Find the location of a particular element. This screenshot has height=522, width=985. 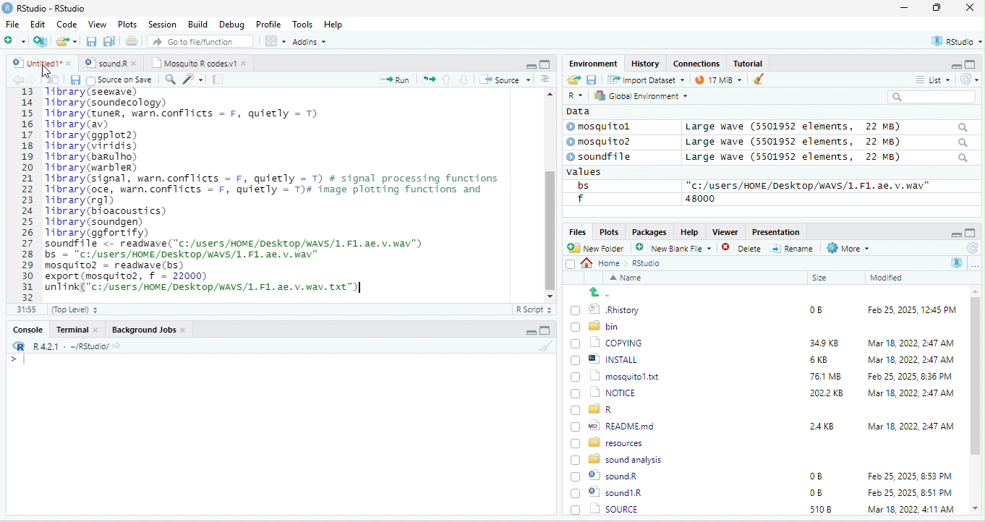

Environment is located at coordinates (593, 63).